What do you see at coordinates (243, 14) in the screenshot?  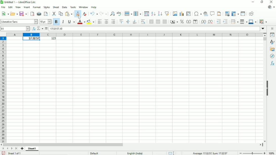 I see `Split window` at bounding box center [243, 14].